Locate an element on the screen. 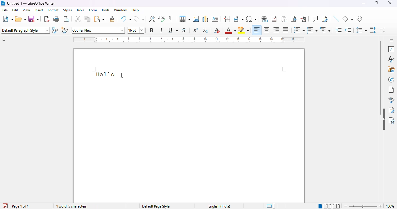 The image size is (397, 209). text language is located at coordinates (218, 206).